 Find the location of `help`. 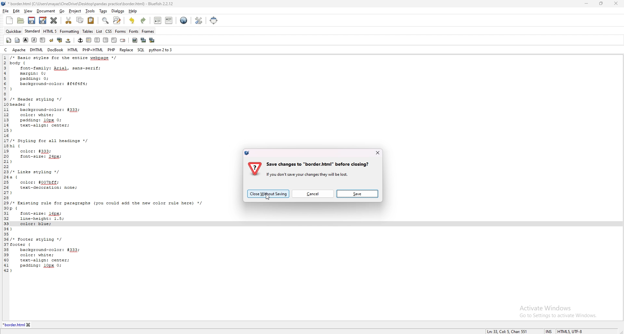

help is located at coordinates (133, 11).